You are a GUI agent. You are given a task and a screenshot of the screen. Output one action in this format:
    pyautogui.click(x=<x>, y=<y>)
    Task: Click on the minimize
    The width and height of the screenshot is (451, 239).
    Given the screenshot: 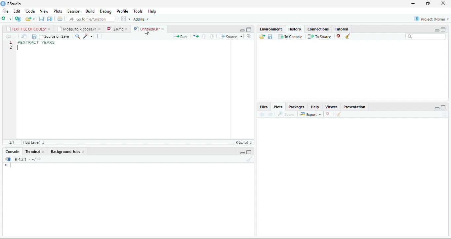 What is the action you would take?
    pyautogui.click(x=242, y=153)
    